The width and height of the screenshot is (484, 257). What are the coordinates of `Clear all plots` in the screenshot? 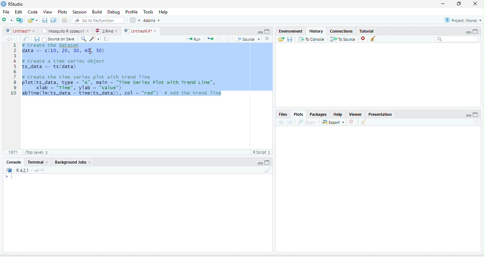 It's located at (364, 122).